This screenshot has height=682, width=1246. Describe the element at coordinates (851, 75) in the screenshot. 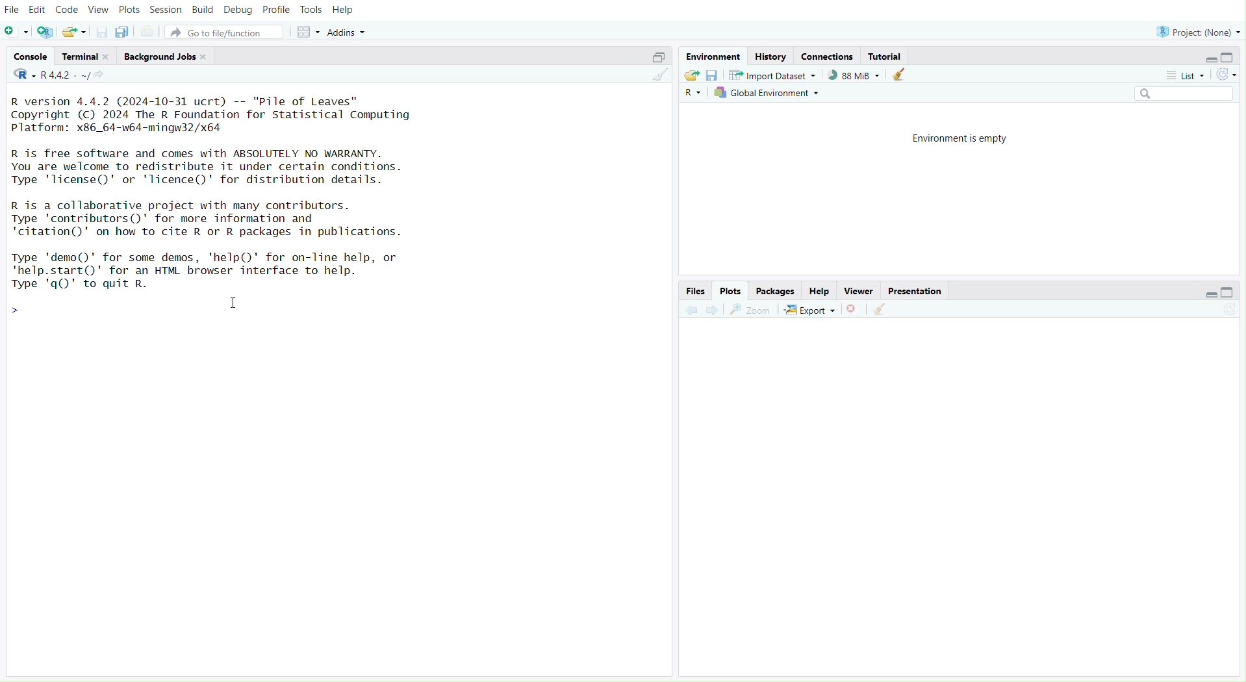

I see `88kib used by R session (Source: Windows System)` at that location.